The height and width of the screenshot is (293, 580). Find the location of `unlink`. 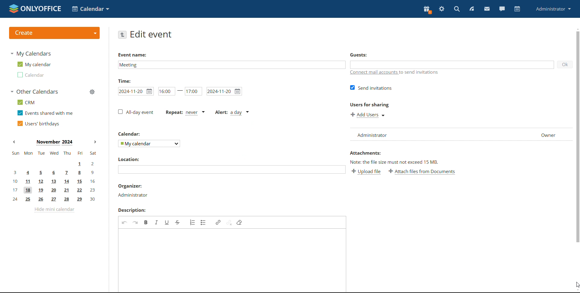

unlink is located at coordinates (229, 223).